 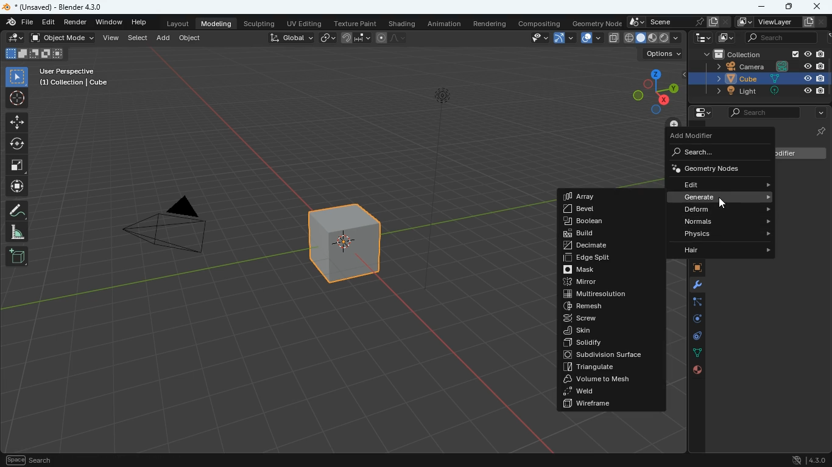 I want to click on cube, so click(x=347, y=251).